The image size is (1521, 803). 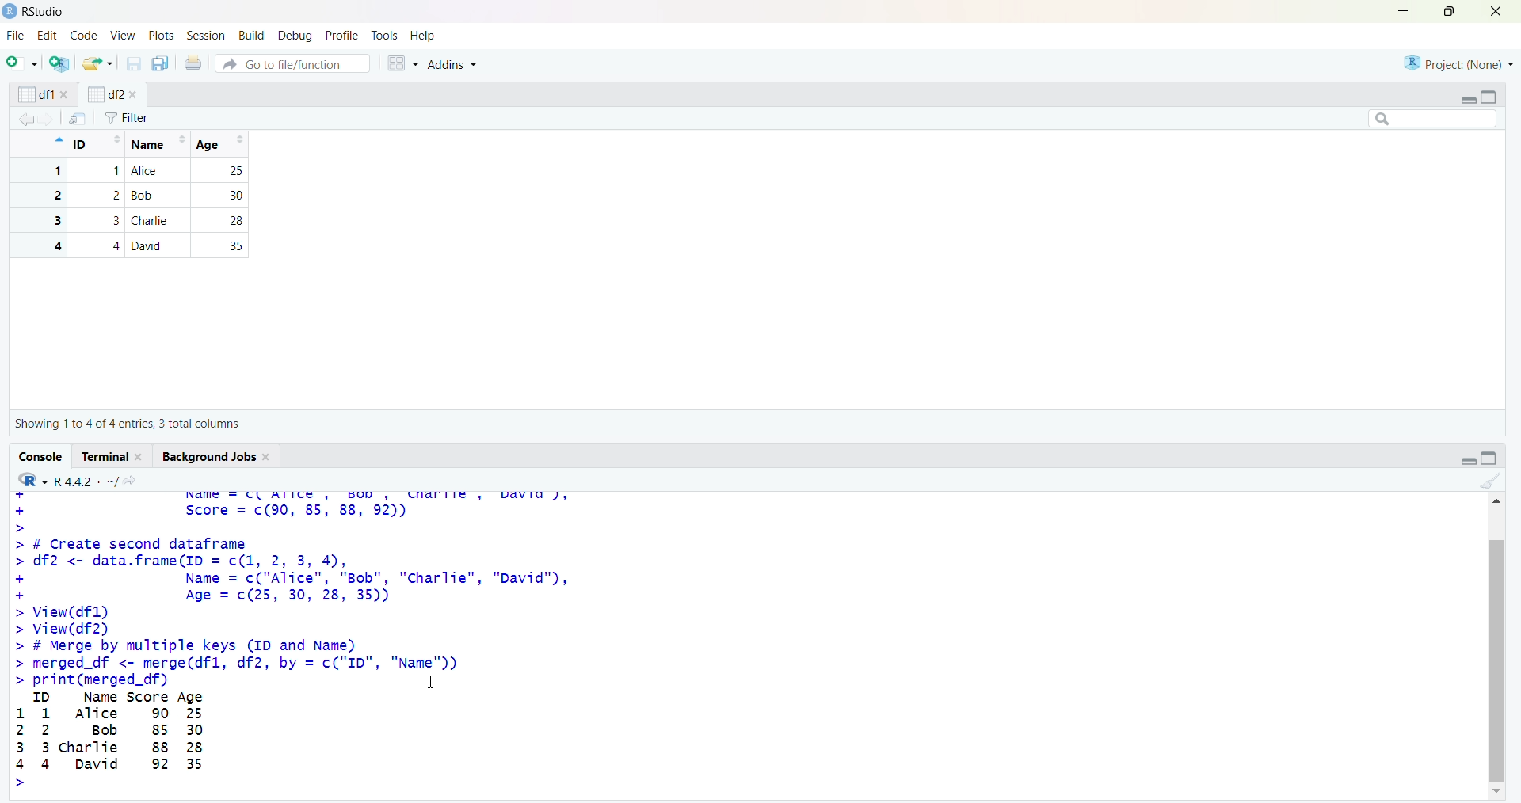 What do you see at coordinates (1497, 660) in the screenshot?
I see `scrollbar` at bounding box center [1497, 660].